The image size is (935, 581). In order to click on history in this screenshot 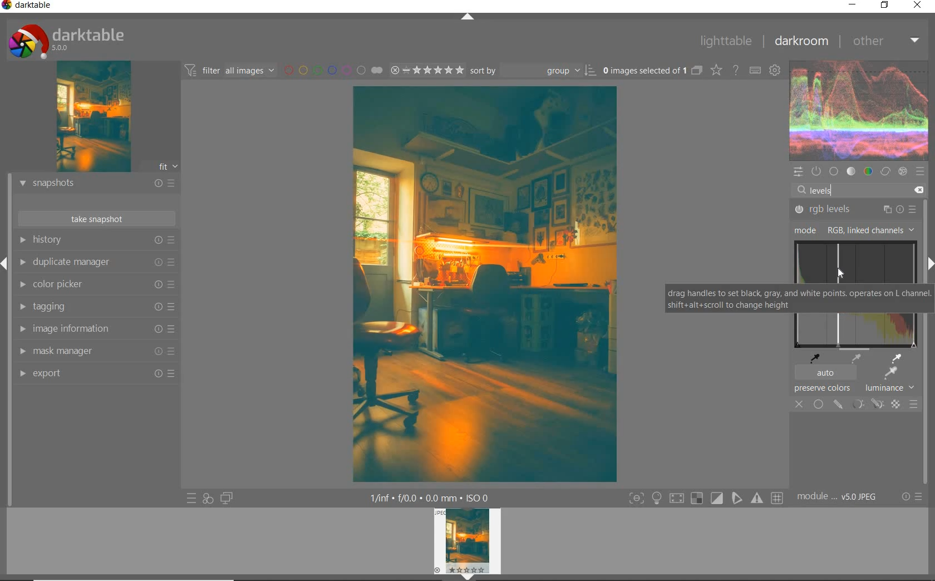, I will do `click(96, 240)`.